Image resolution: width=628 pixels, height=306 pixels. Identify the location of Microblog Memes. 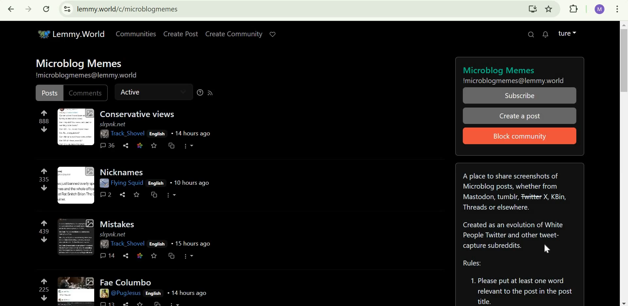
(80, 63).